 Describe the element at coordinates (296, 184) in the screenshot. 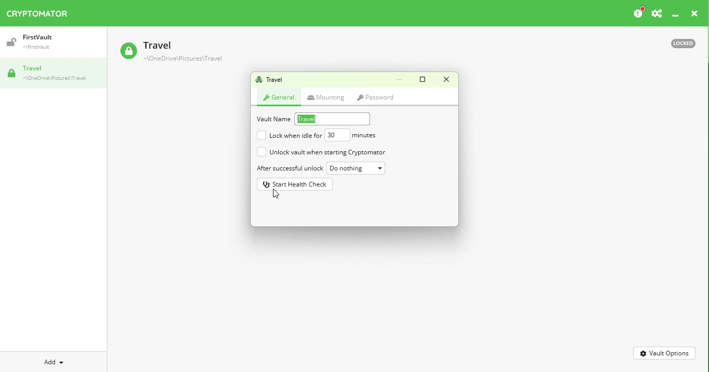

I see `Start health check` at that location.